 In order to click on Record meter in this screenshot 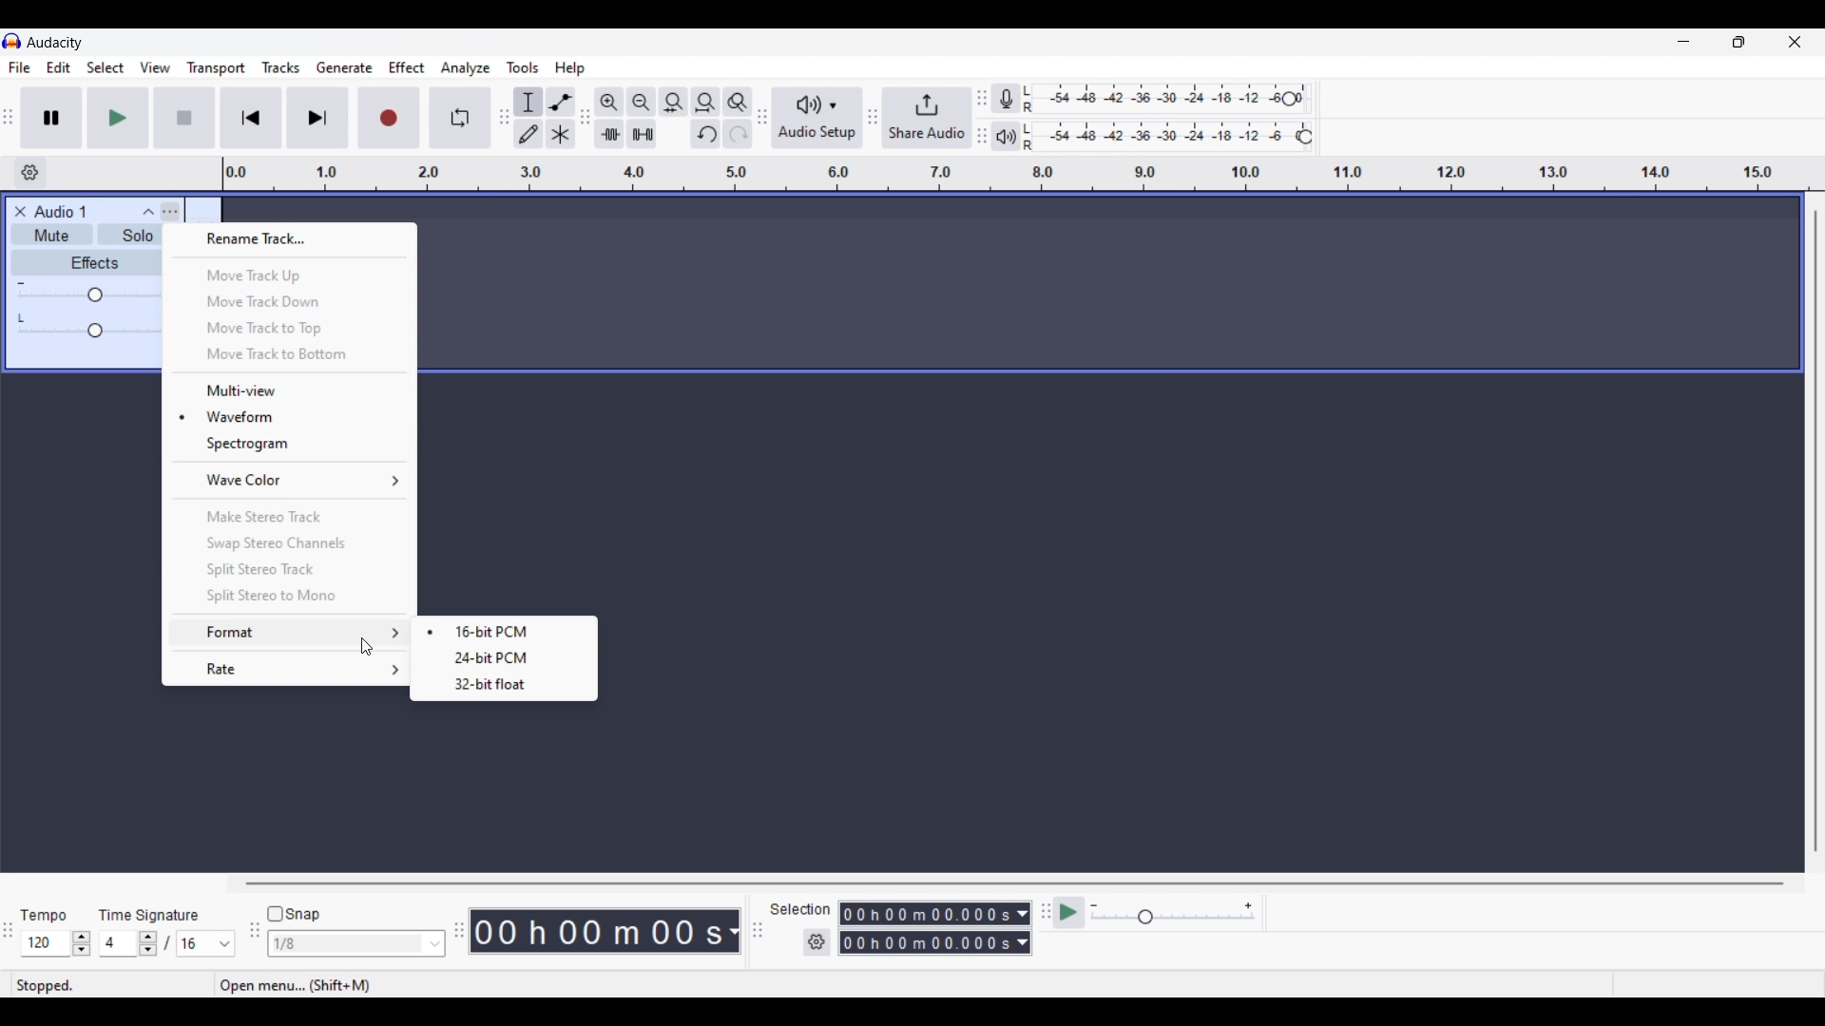, I will do `click(1016, 99)`.